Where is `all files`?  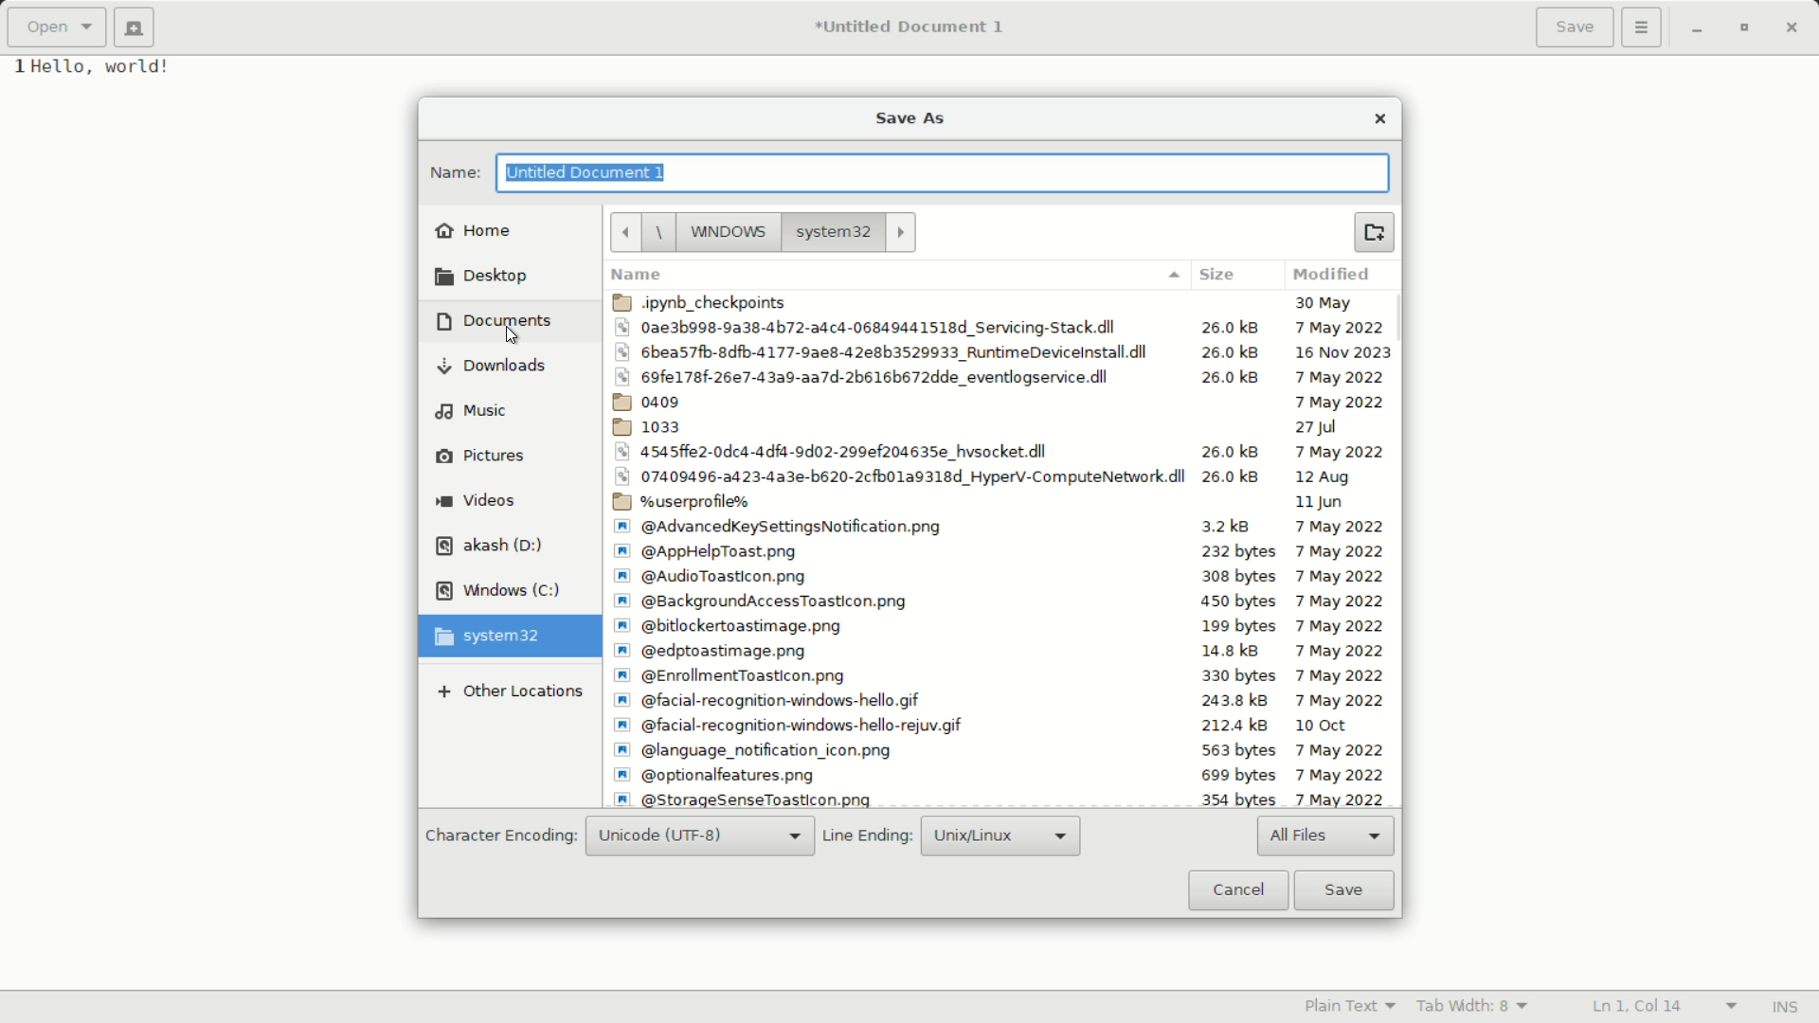 all files is located at coordinates (1327, 837).